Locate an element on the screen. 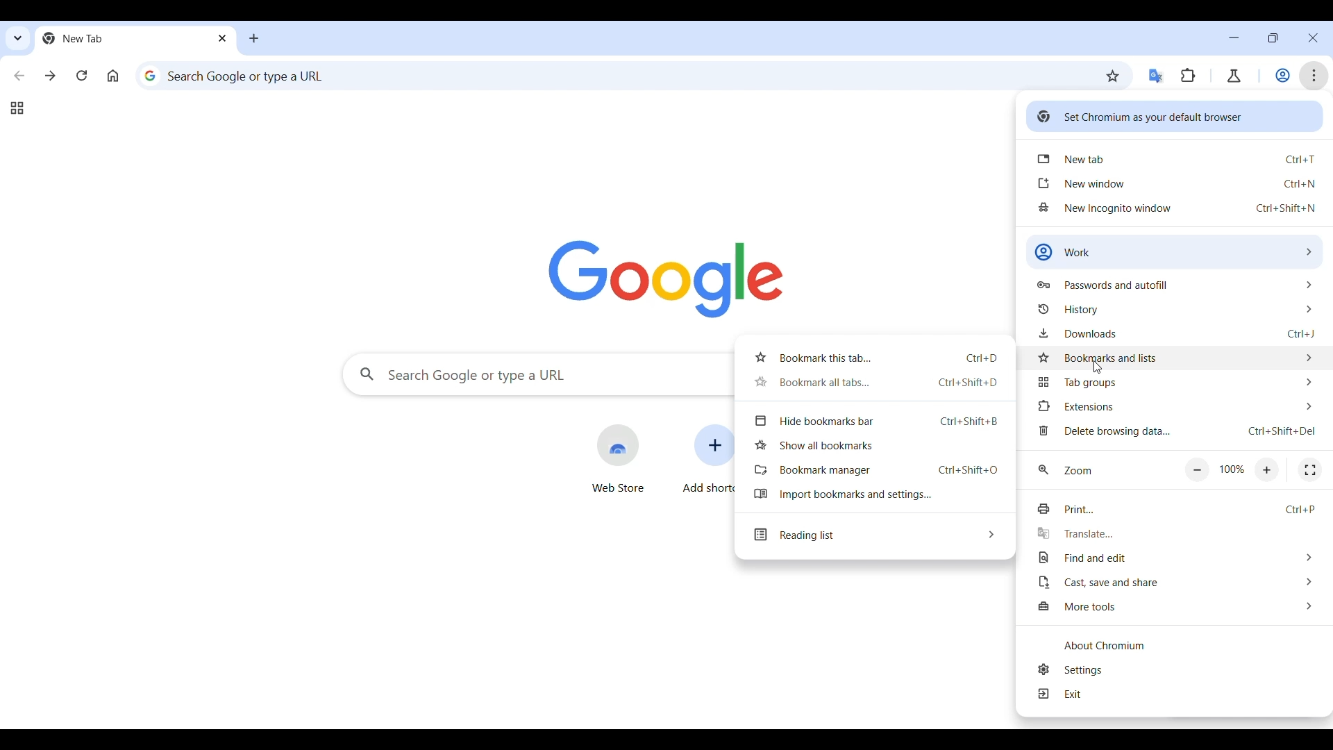 The width and height of the screenshot is (1333, 750). Web store is located at coordinates (618, 459).